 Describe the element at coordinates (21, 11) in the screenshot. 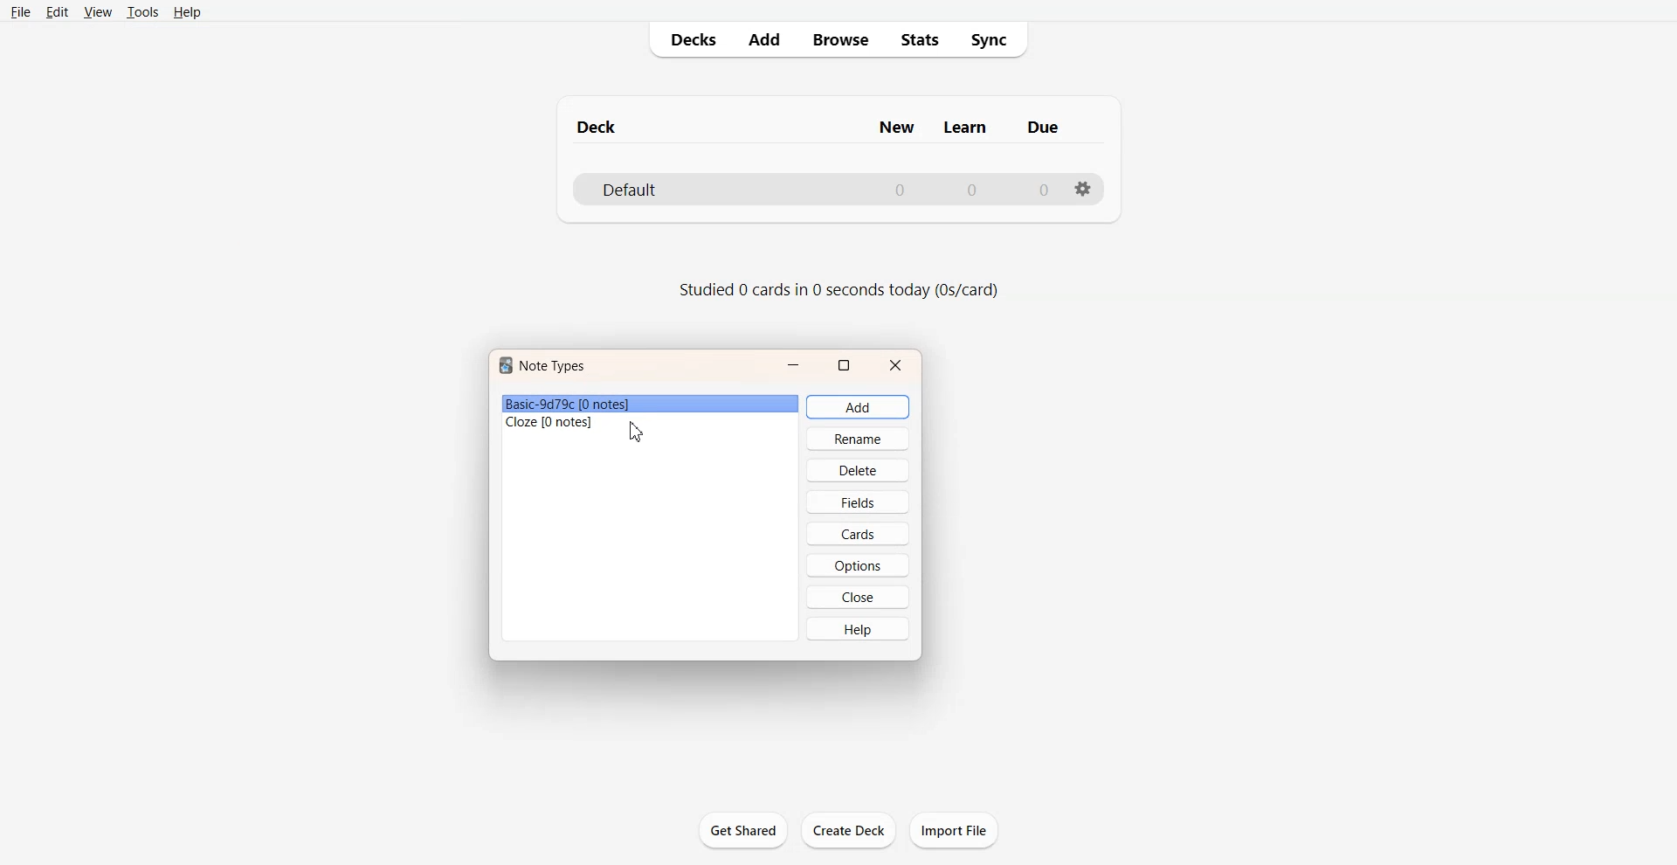

I see `File` at that location.